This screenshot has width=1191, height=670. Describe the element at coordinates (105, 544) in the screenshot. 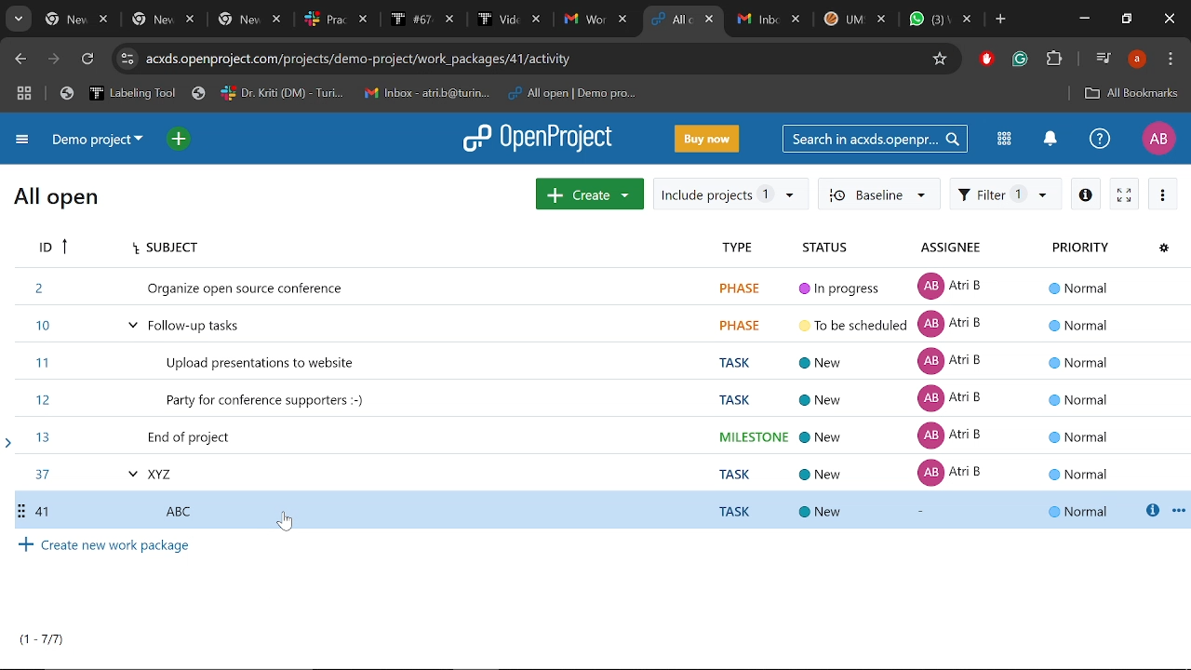

I see `Create new work package` at that location.